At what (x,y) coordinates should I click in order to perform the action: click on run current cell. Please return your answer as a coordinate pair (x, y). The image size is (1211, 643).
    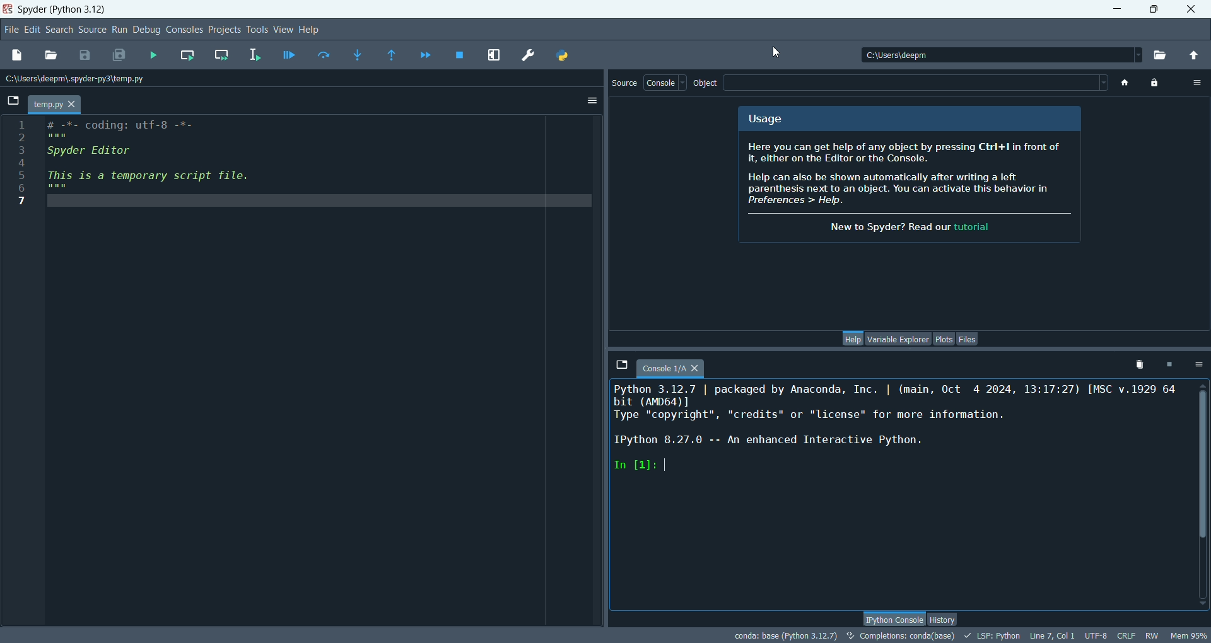
    Looking at the image, I should click on (187, 55).